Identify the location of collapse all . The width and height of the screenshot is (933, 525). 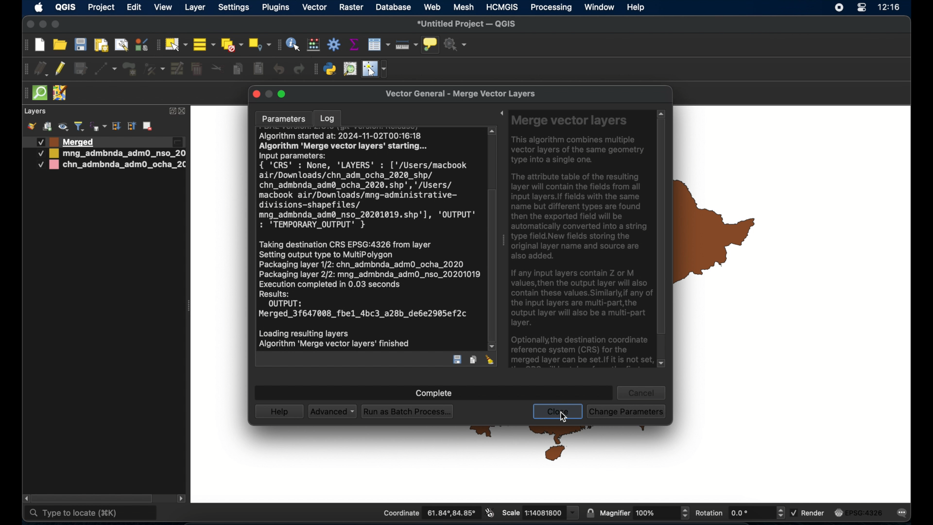
(132, 127).